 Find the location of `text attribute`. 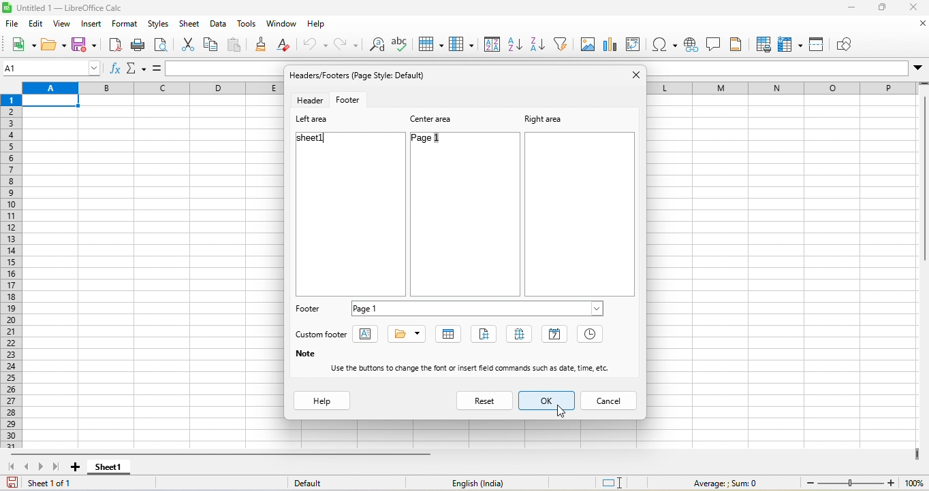

text attribute is located at coordinates (369, 335).